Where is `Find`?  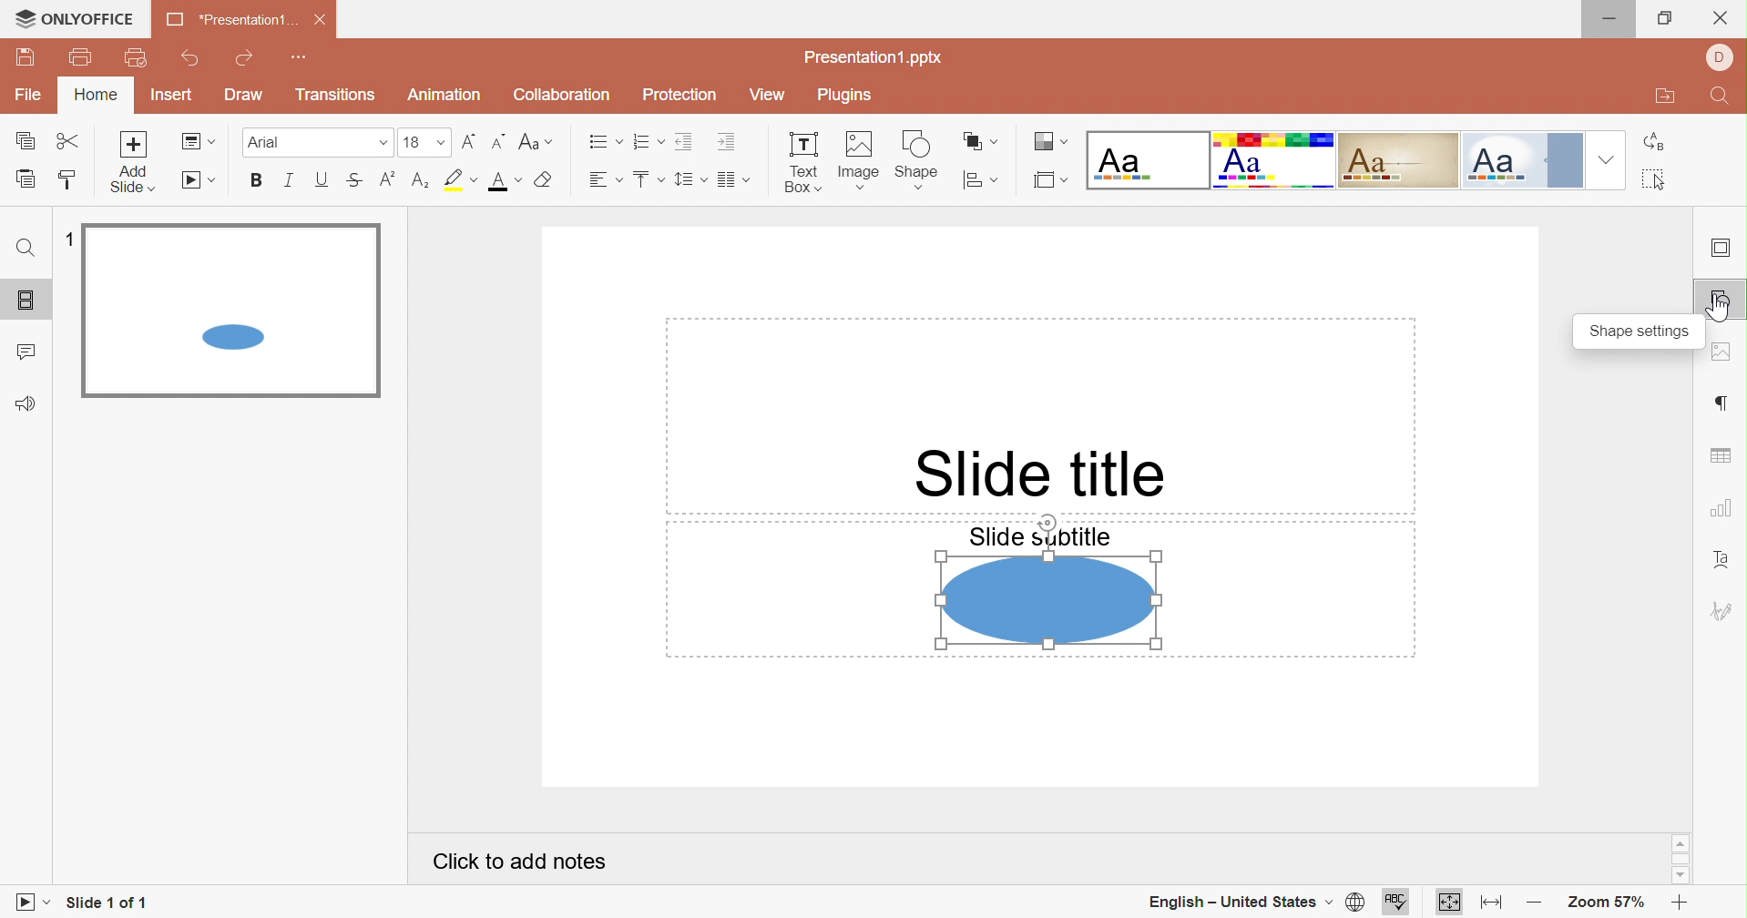 Find is located at coordinates (1721, 98).